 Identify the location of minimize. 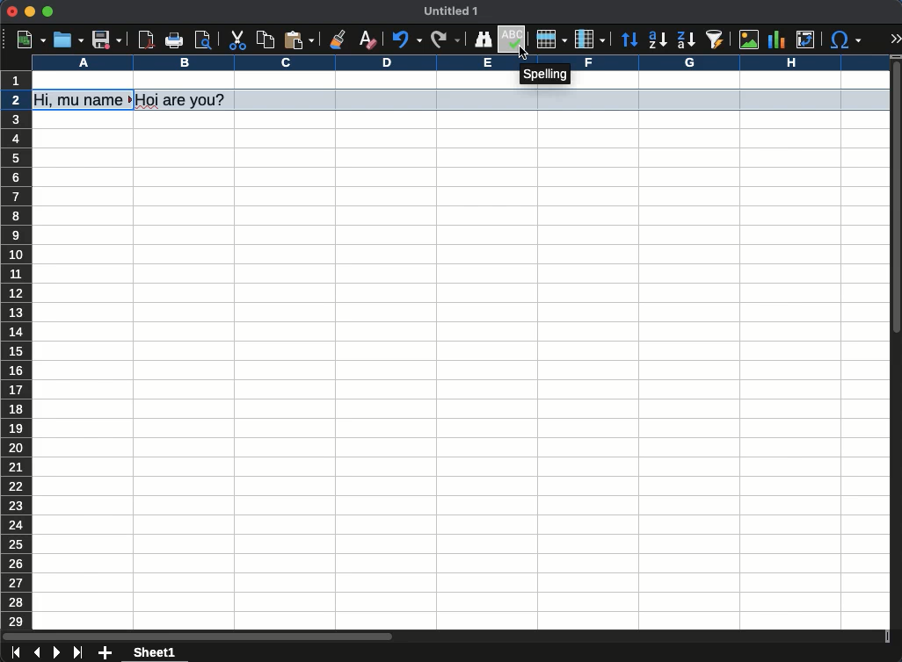
(29, 11).